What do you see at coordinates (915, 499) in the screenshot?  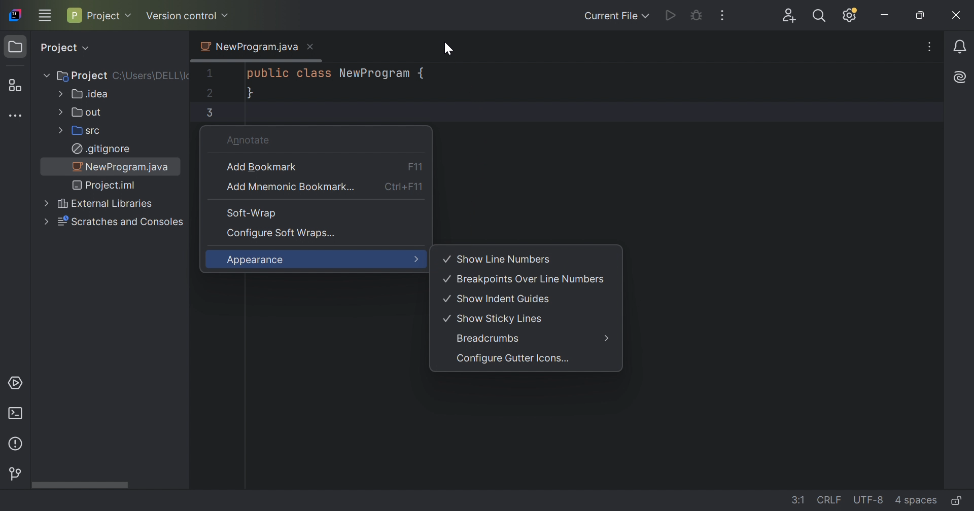 I see `4 spaces` at bounding box center [915, 499].